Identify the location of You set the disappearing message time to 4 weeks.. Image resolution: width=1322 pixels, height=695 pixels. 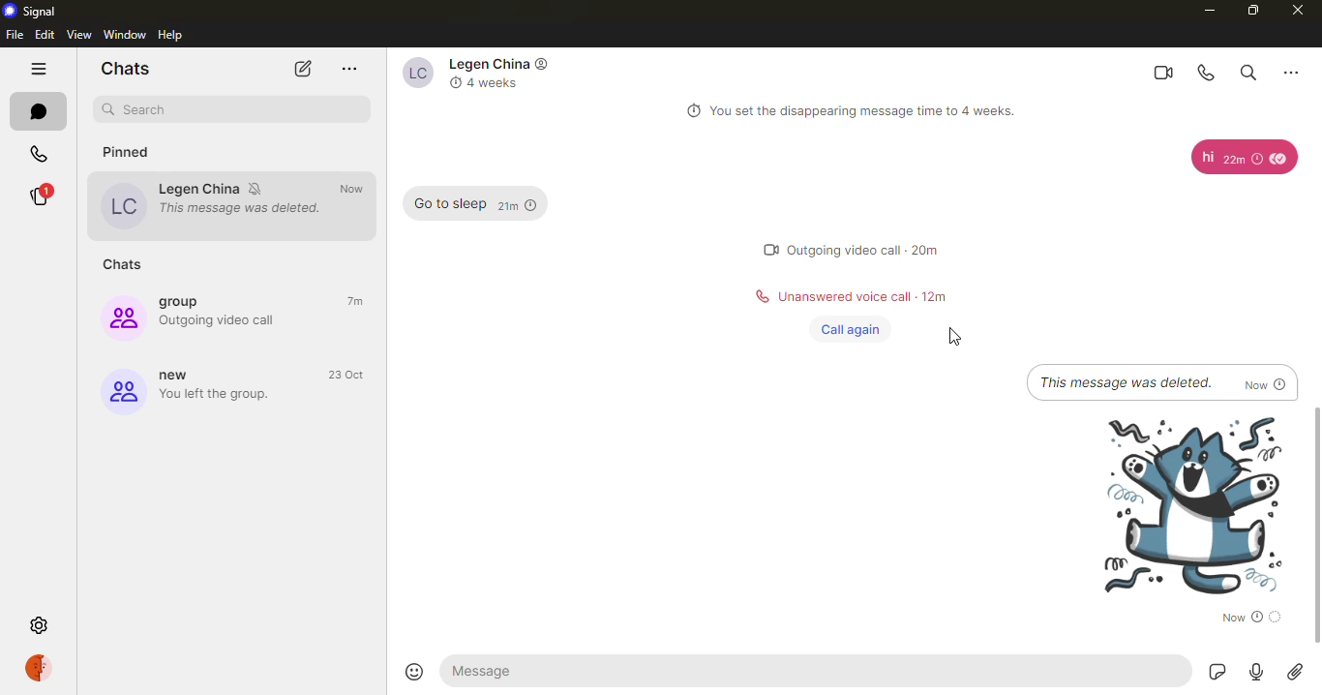
(869, 111).